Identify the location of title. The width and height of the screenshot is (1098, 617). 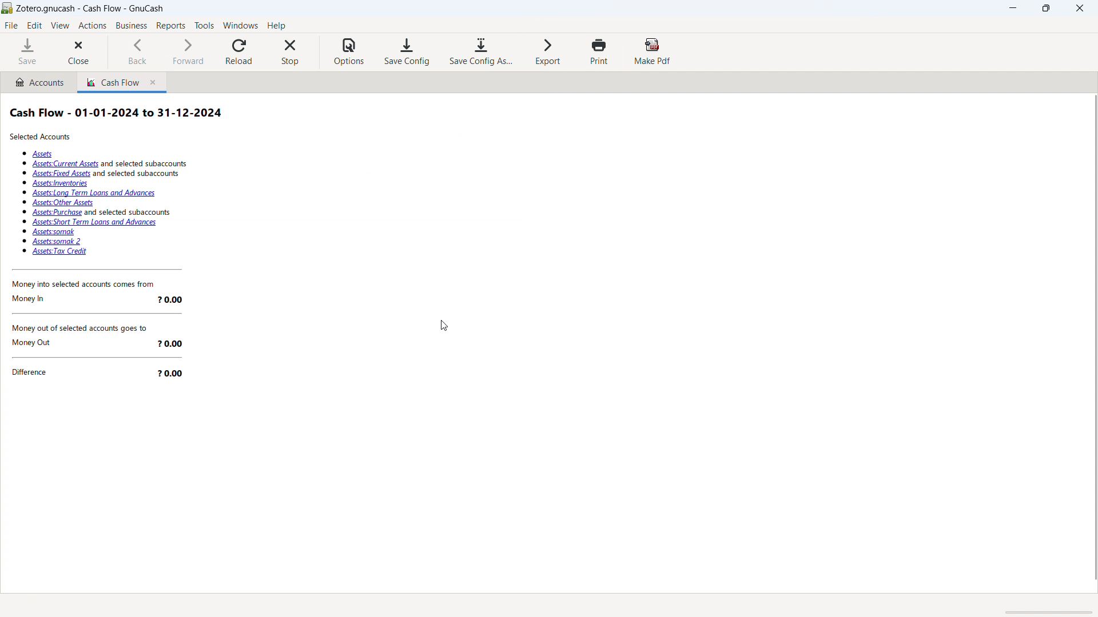
(90, 9).